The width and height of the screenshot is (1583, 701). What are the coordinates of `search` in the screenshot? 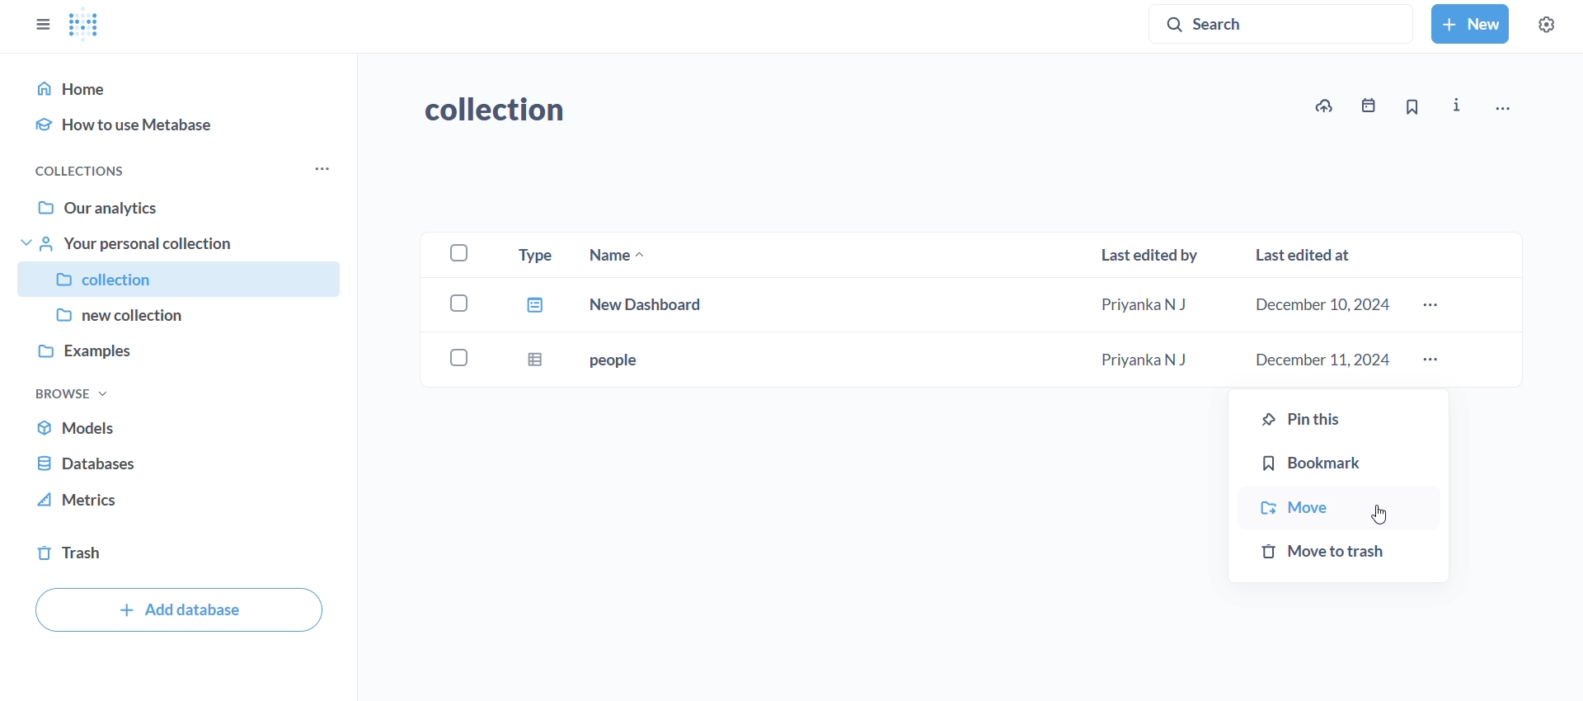 It's located at (1284, 22).